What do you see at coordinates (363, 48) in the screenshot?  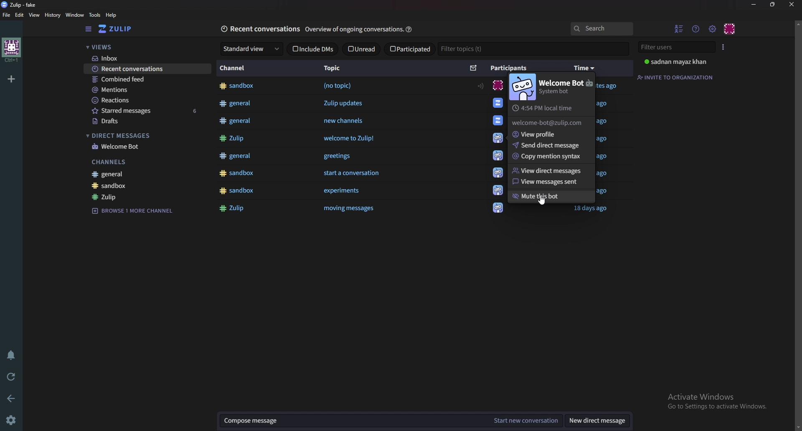 I see `unread` at bounding box center [363, 48].